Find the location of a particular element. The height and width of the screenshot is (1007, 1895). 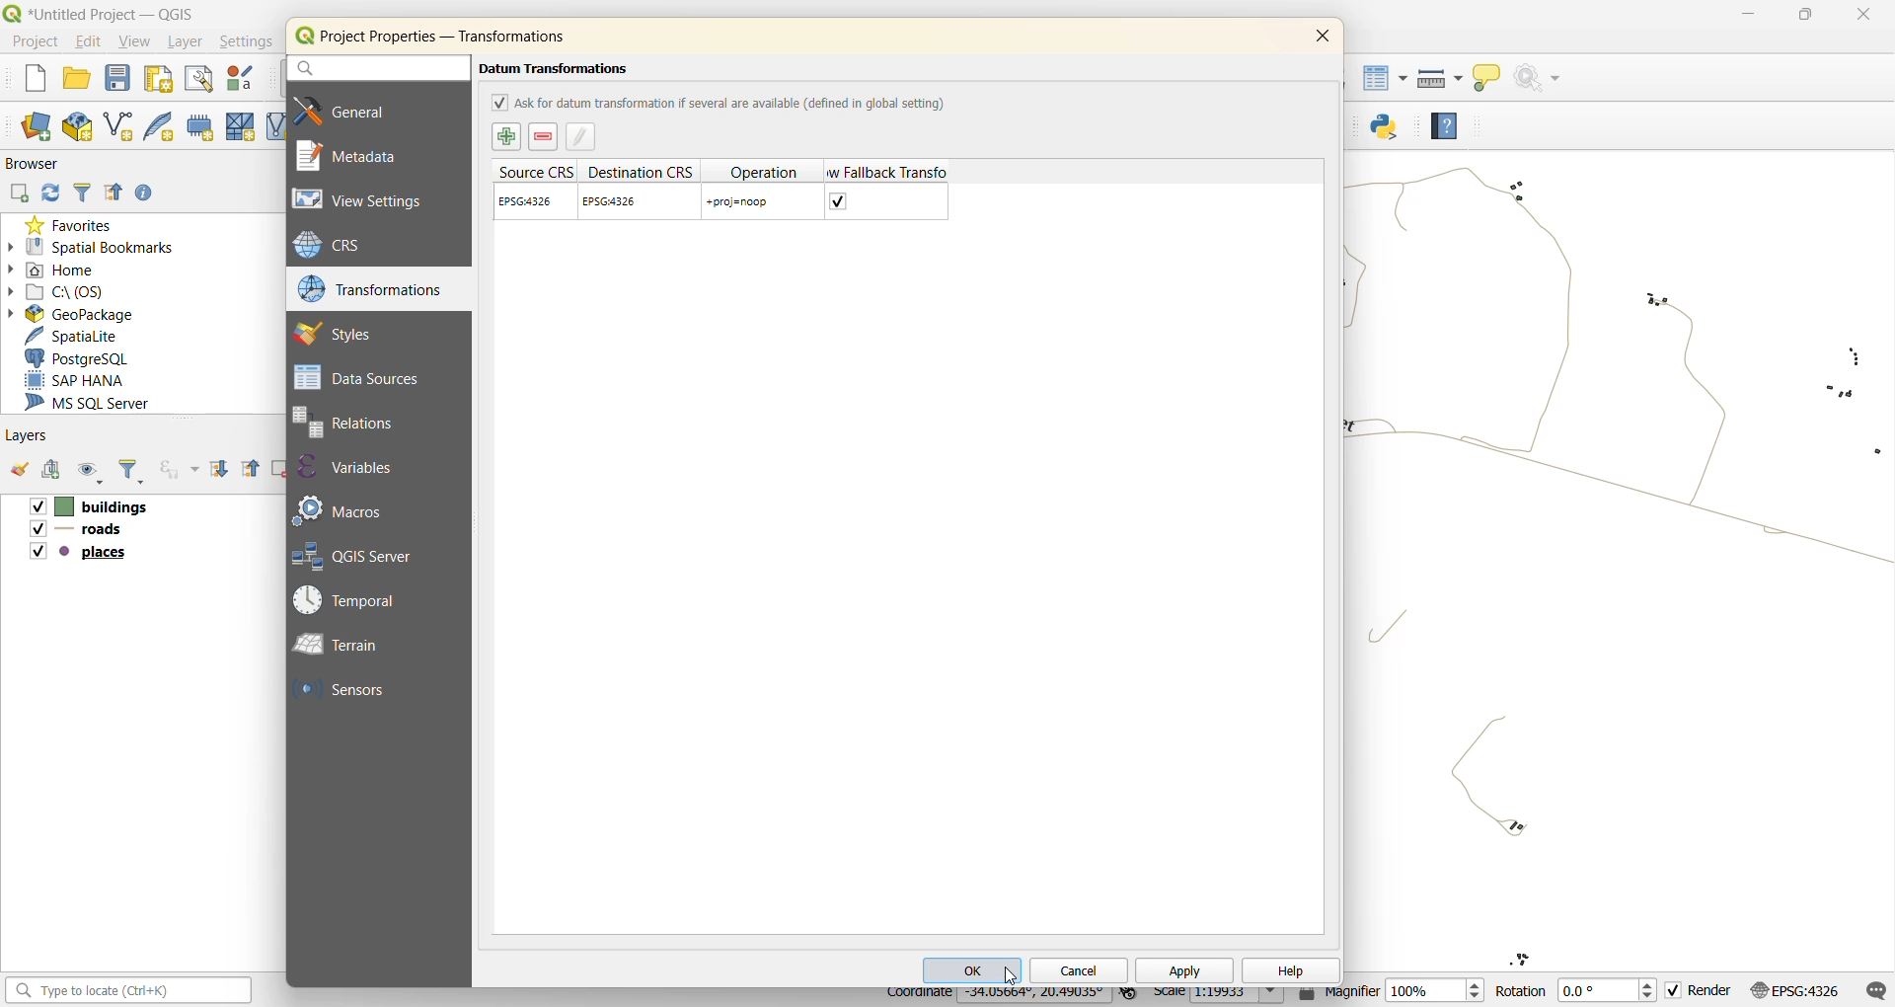

close is located at coordinates (1323, 38).